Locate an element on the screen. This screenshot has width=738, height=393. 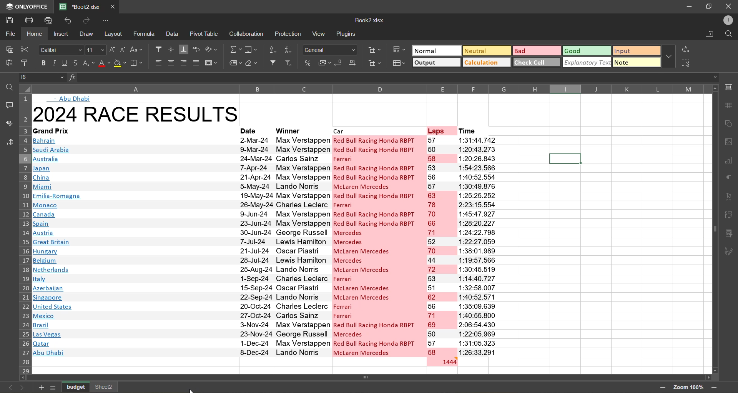
country is located at coordinates (134, 246).